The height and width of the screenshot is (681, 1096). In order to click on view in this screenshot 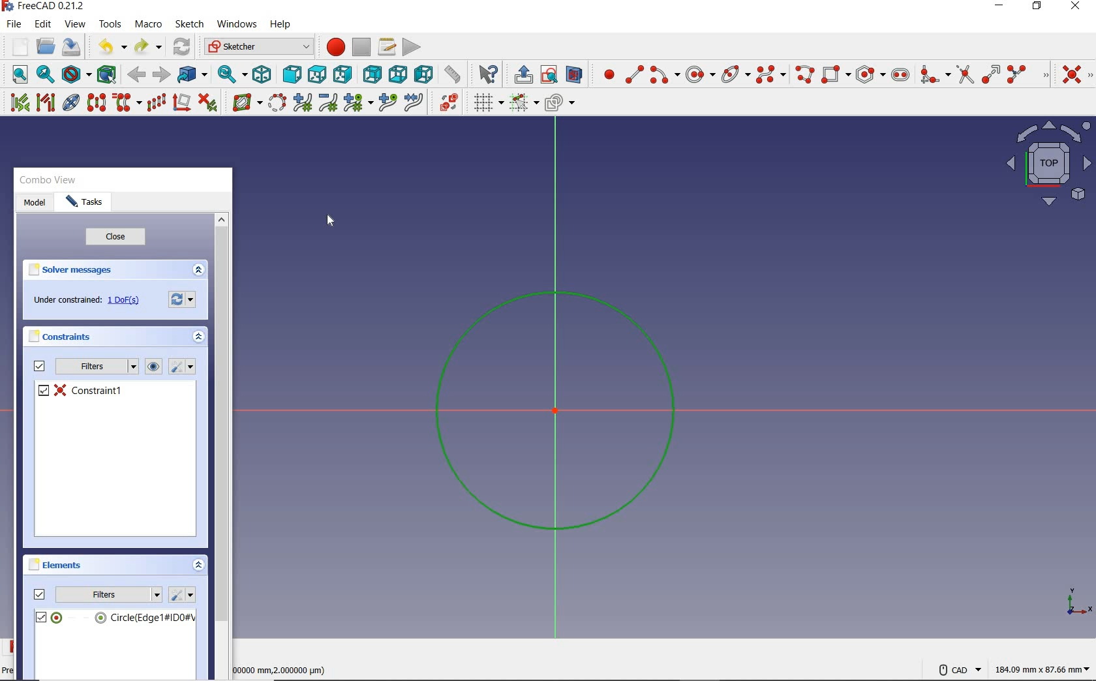, I will do `click(74, 25)`.